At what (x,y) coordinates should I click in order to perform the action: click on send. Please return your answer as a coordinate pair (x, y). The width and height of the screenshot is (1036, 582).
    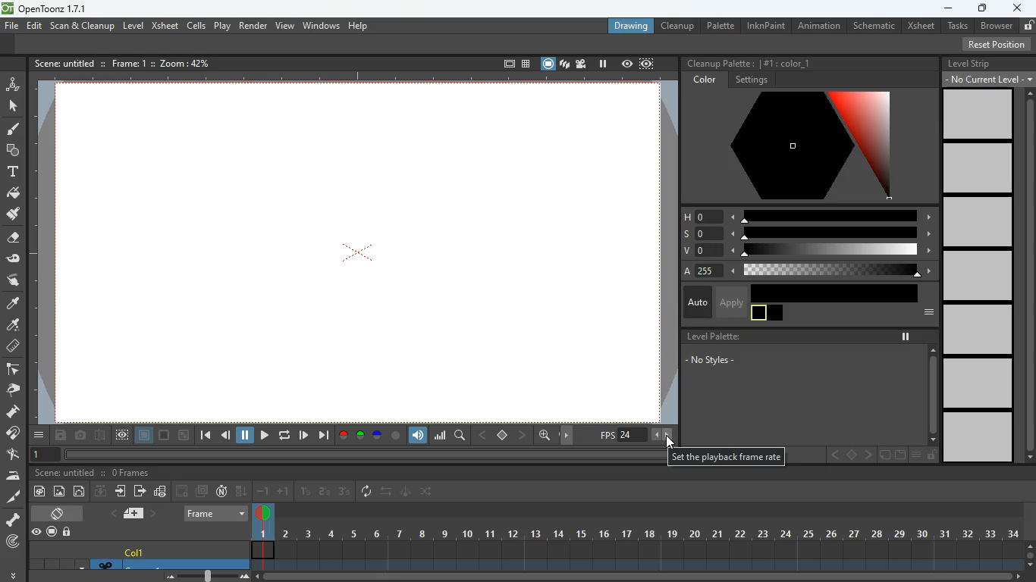
    Looking at the image, I should click on (140, 491).